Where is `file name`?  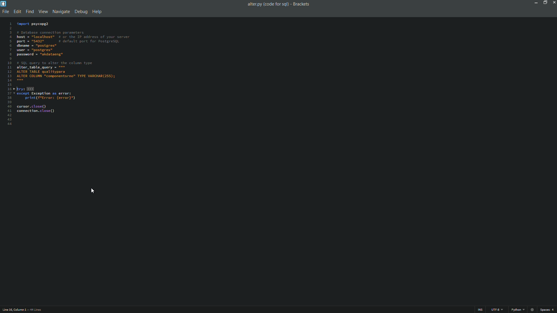 file name is located at coordinates (280, 4).